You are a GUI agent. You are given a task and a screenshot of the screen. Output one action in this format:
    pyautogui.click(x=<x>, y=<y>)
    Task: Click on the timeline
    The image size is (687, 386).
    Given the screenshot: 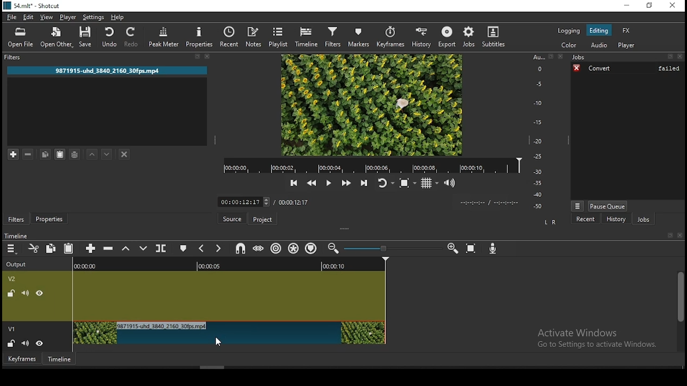 What is the action you would take?
    pyautogui.click(x=60, y=358)
    